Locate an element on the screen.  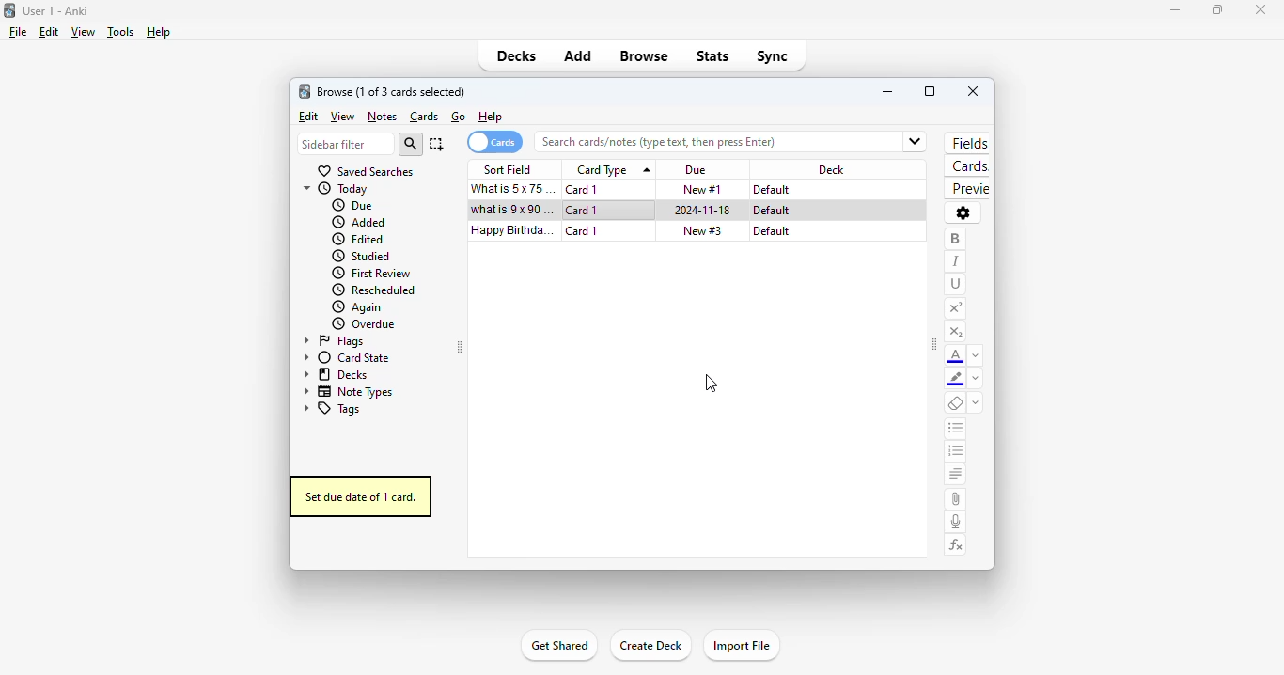
subscript is located at coordinates (957, 334).